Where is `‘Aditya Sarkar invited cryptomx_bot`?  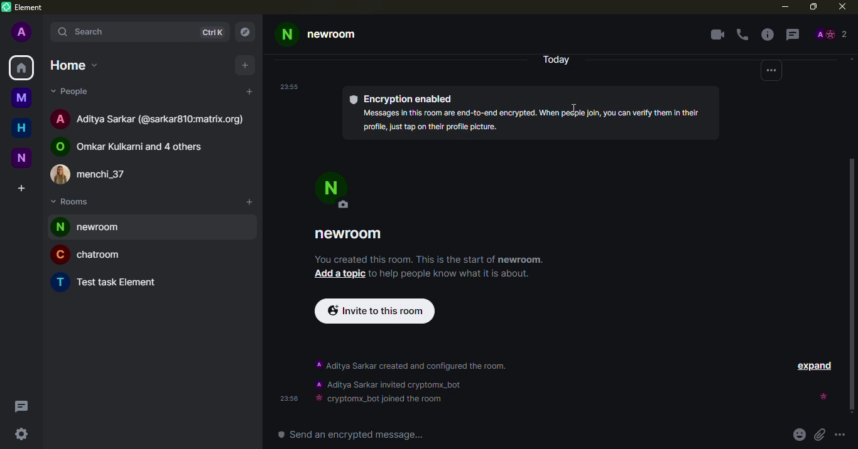
‘Aditya Sarkar invited cryptomx_bot is located at coordinates (389, 383).